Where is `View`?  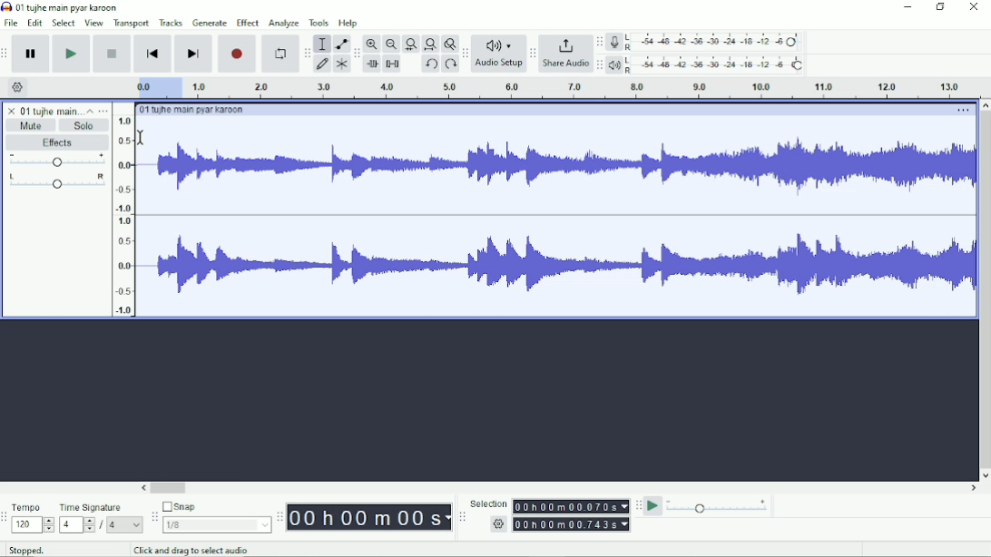
View is located at coordinates (93, 23).